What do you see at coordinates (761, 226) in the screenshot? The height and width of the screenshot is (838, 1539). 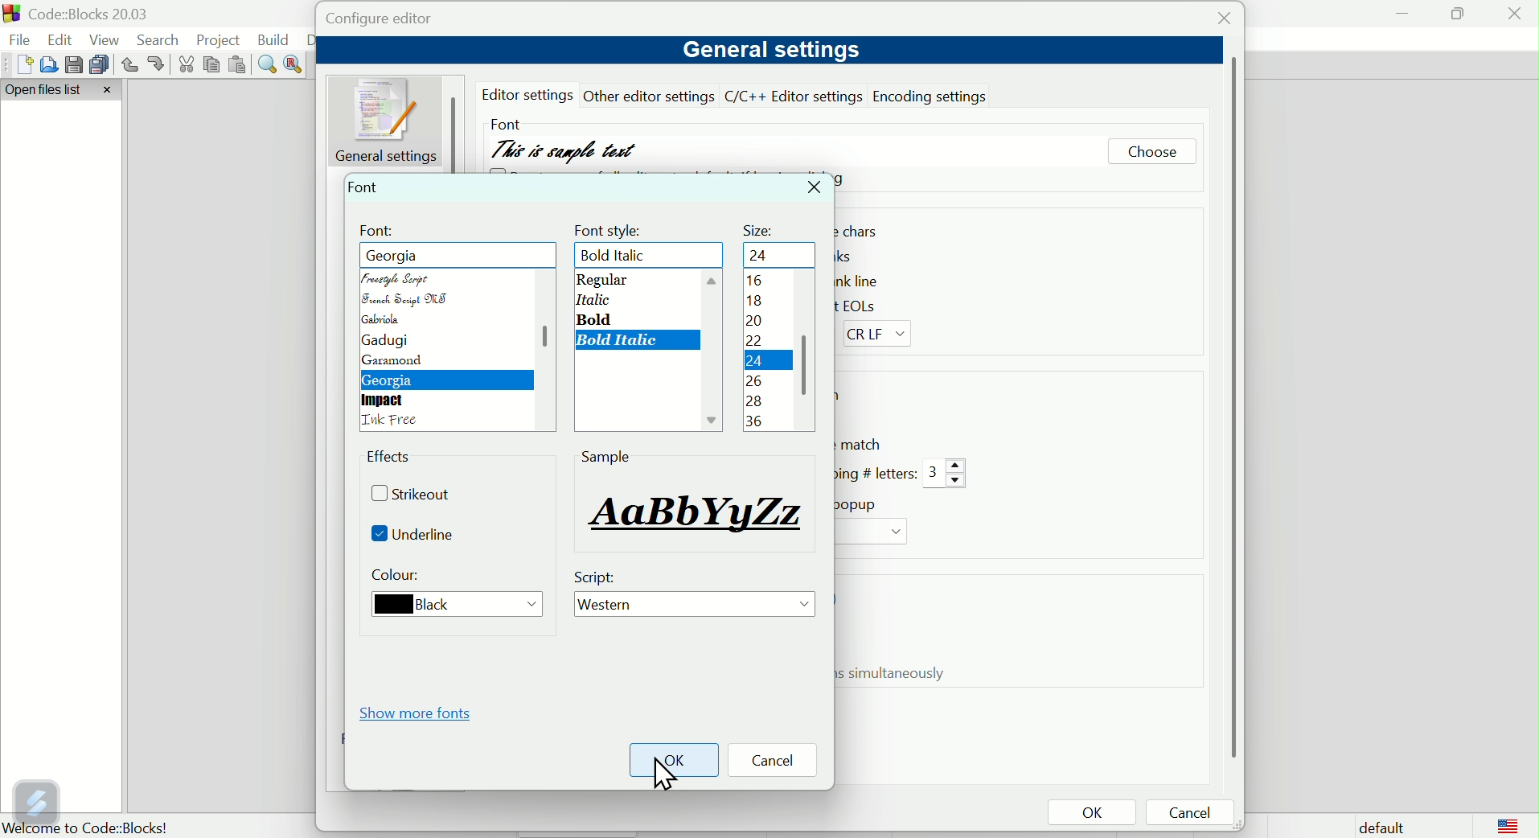 I see `Size` at bounding box center [761, 226].